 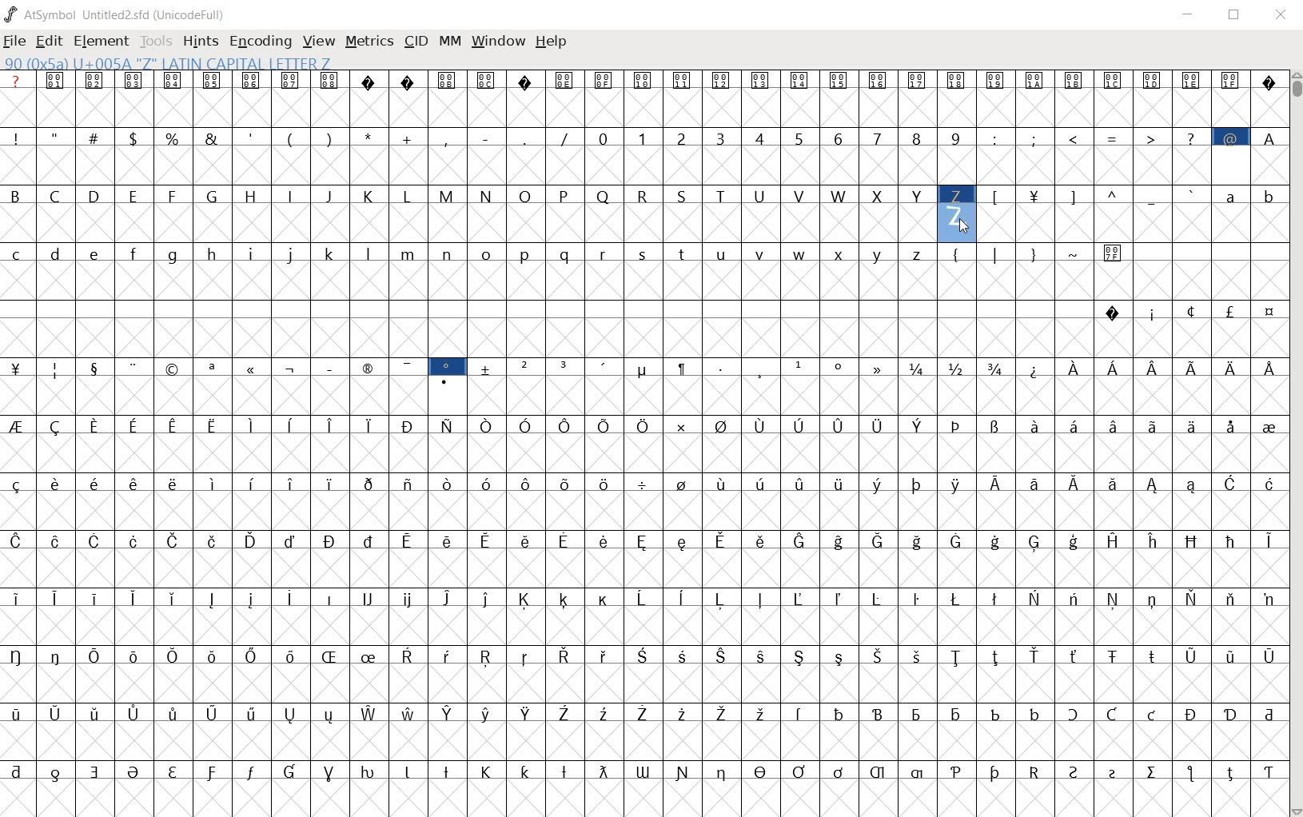 I want to click on hints, so click(x=201, y=42).